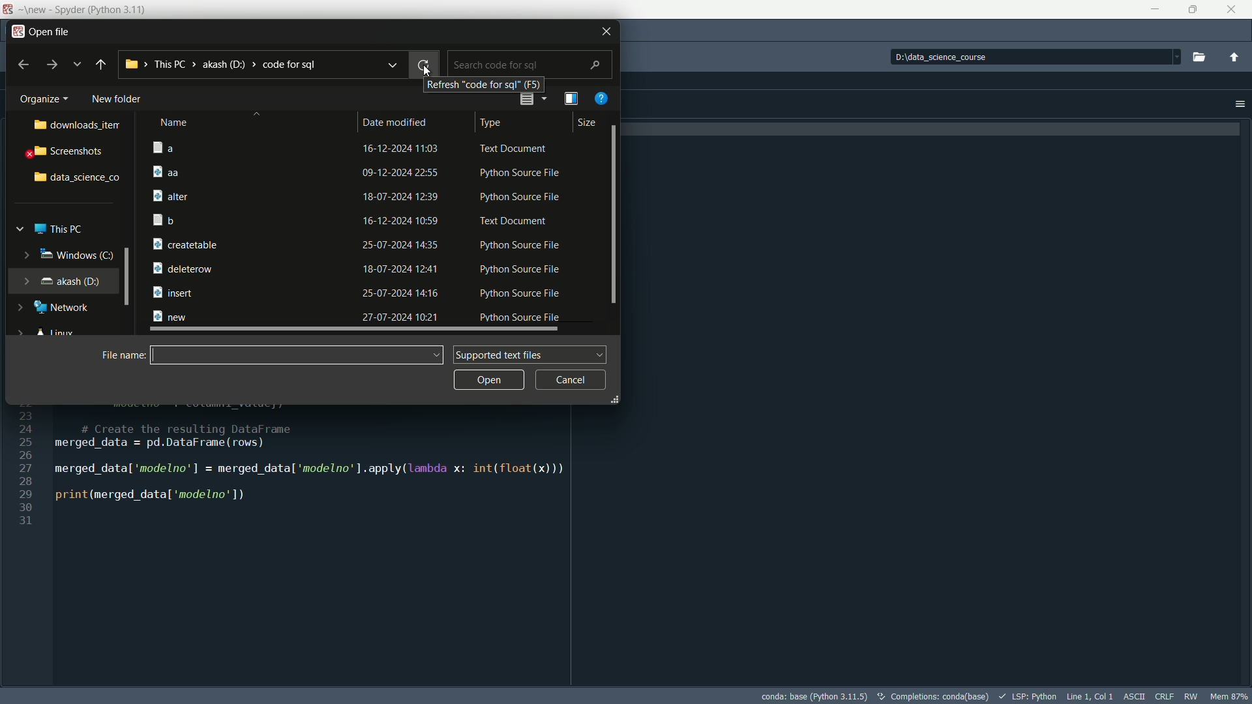 This screenshot has width=1252, height=704. Describe the element at coordinates (222, 63) in the screenshot. I see `current directory` at that location.